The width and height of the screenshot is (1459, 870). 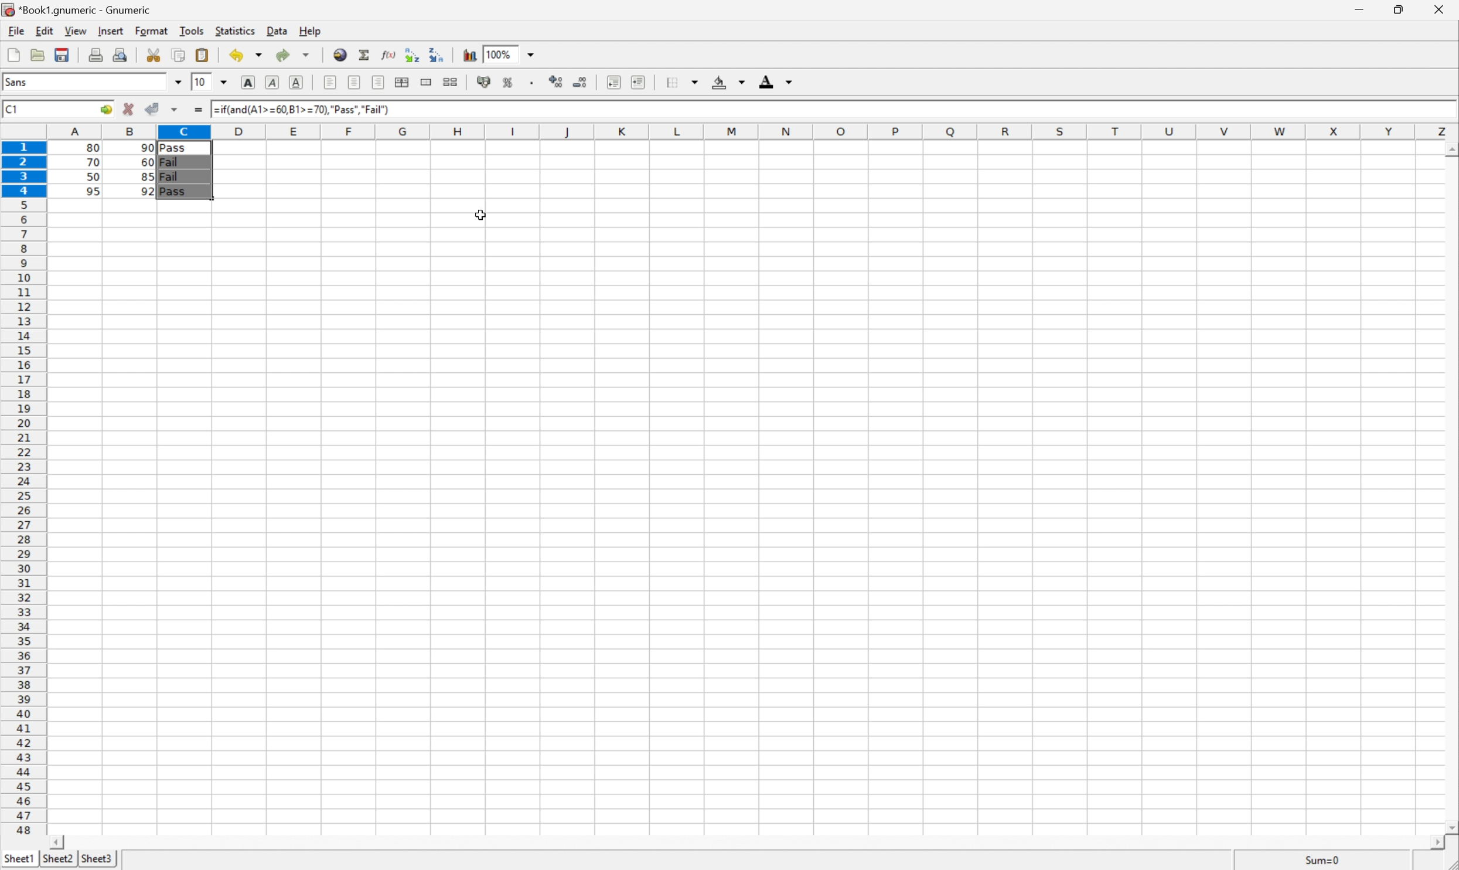 I want to click on Insert hyperlink, so click(x=340, y=53).